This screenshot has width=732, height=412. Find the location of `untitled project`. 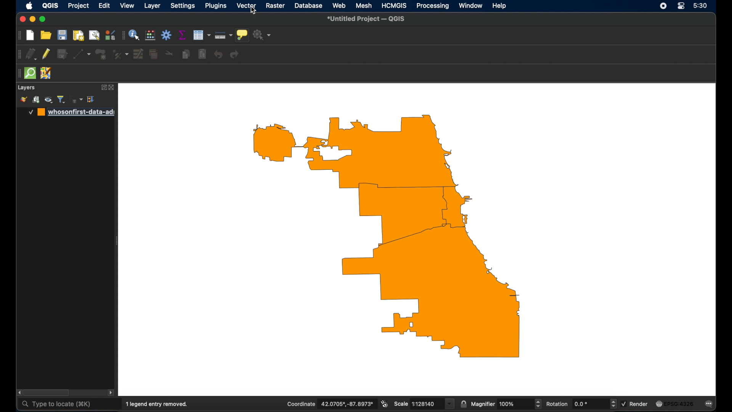

untitled project is located at coordinates (367, 19).